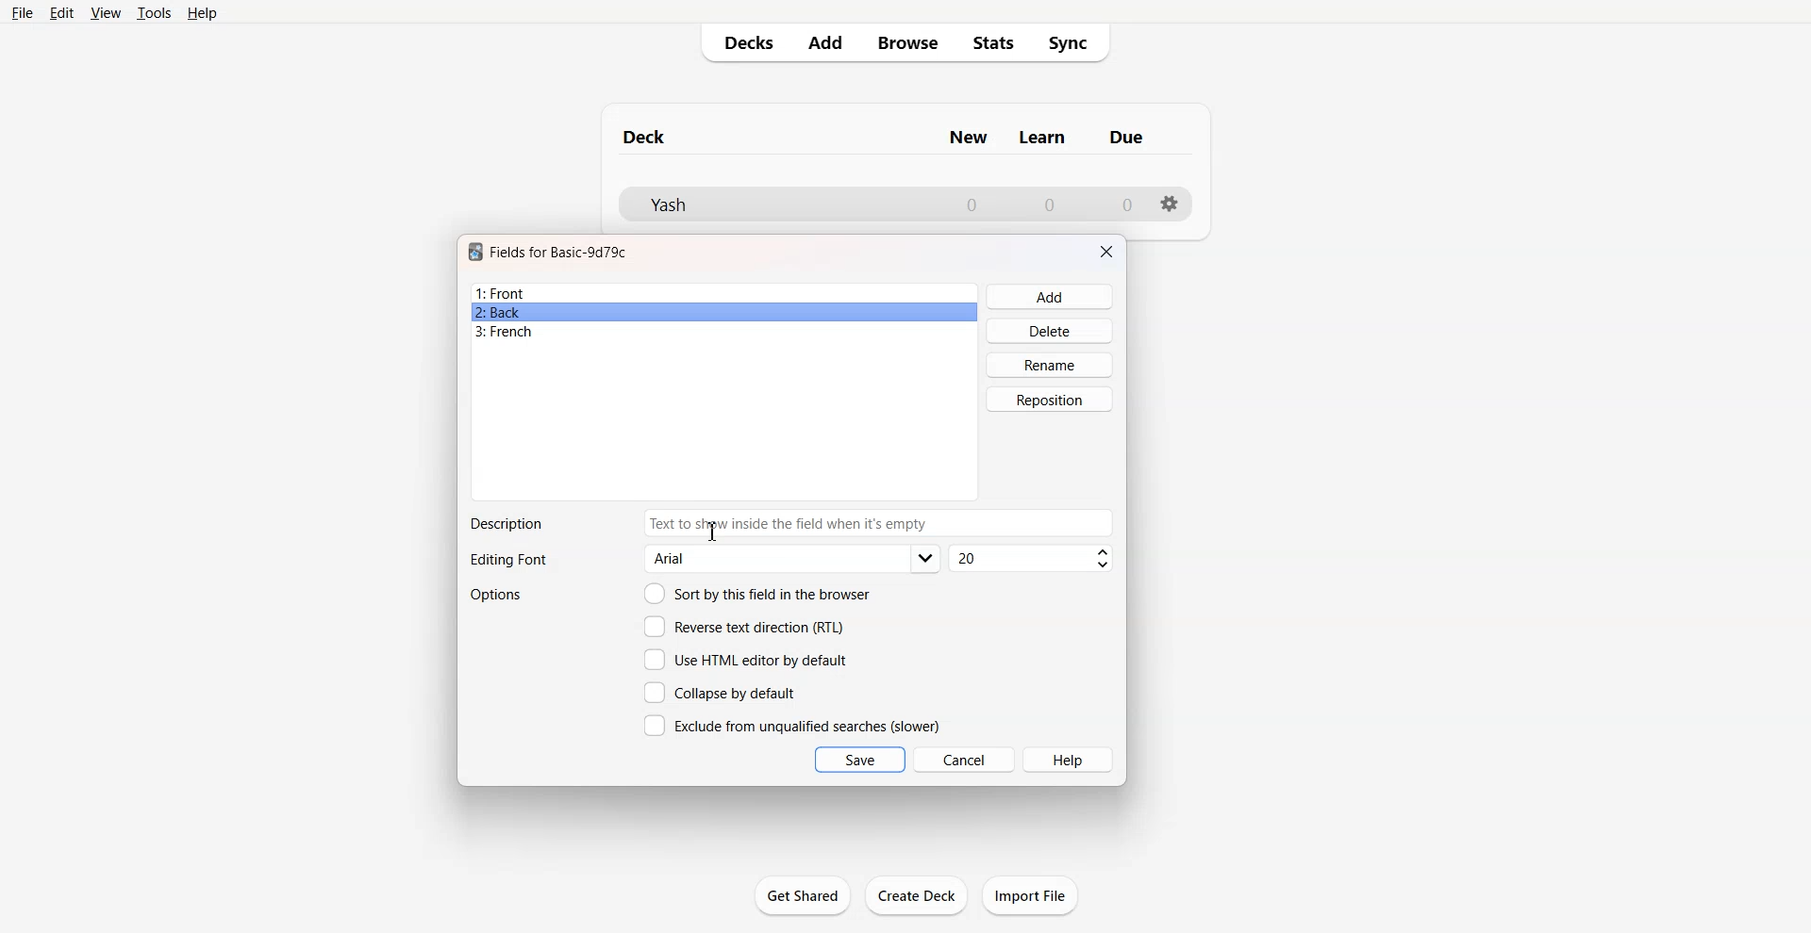  Describe the element at coordinates (994, 43) in the screenshot. I see `Stats` at that location.